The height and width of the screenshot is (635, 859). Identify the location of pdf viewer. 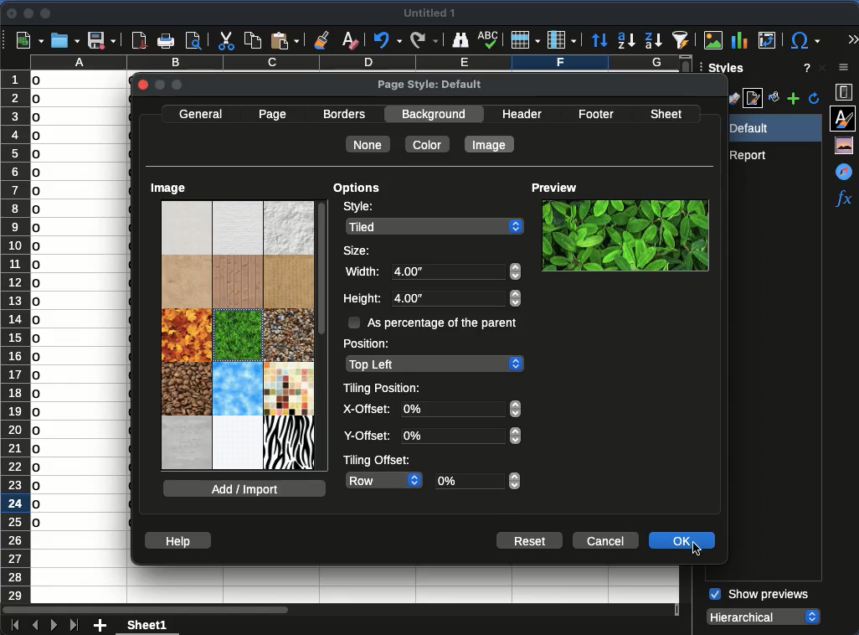
(139, 40).